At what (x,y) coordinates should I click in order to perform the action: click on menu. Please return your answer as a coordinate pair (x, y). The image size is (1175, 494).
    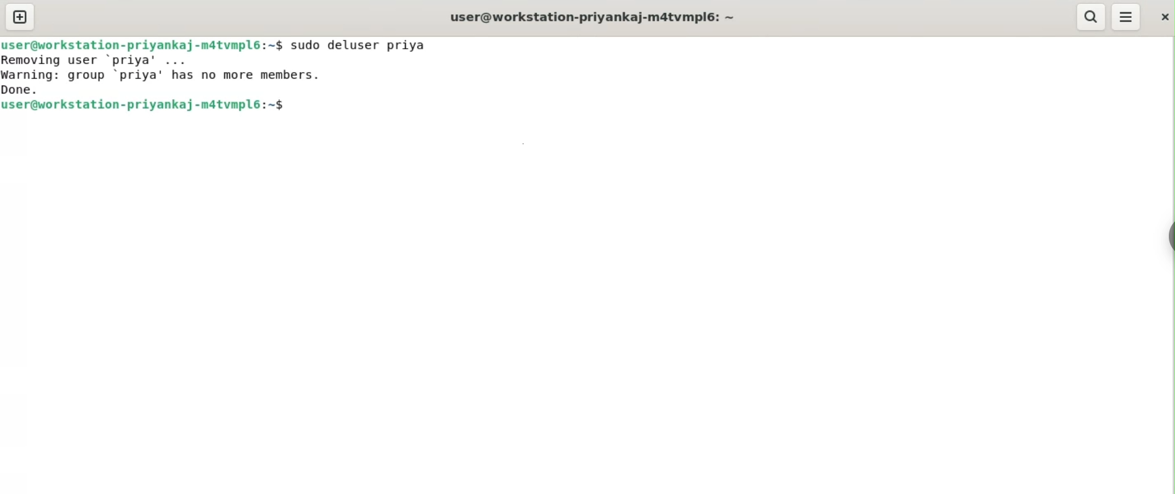
    Looking at the image, I should click on (1126, 17).